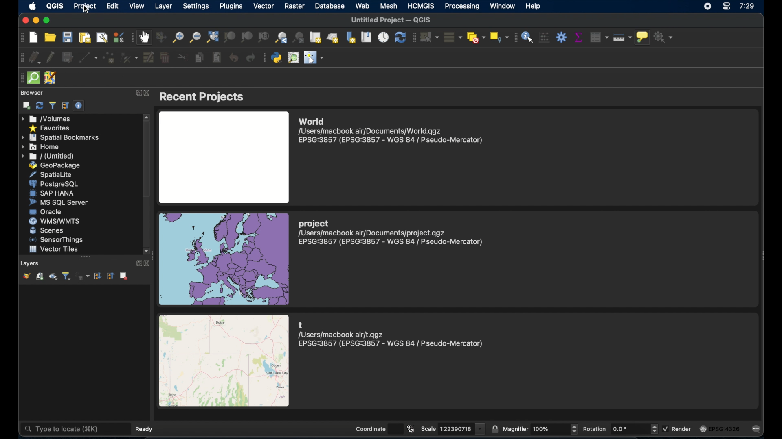 The image size is (782, 439). What do you see at coordinates (110, 277) in the screenshot?
I see `collapse all` at bounding box center [110, 277].